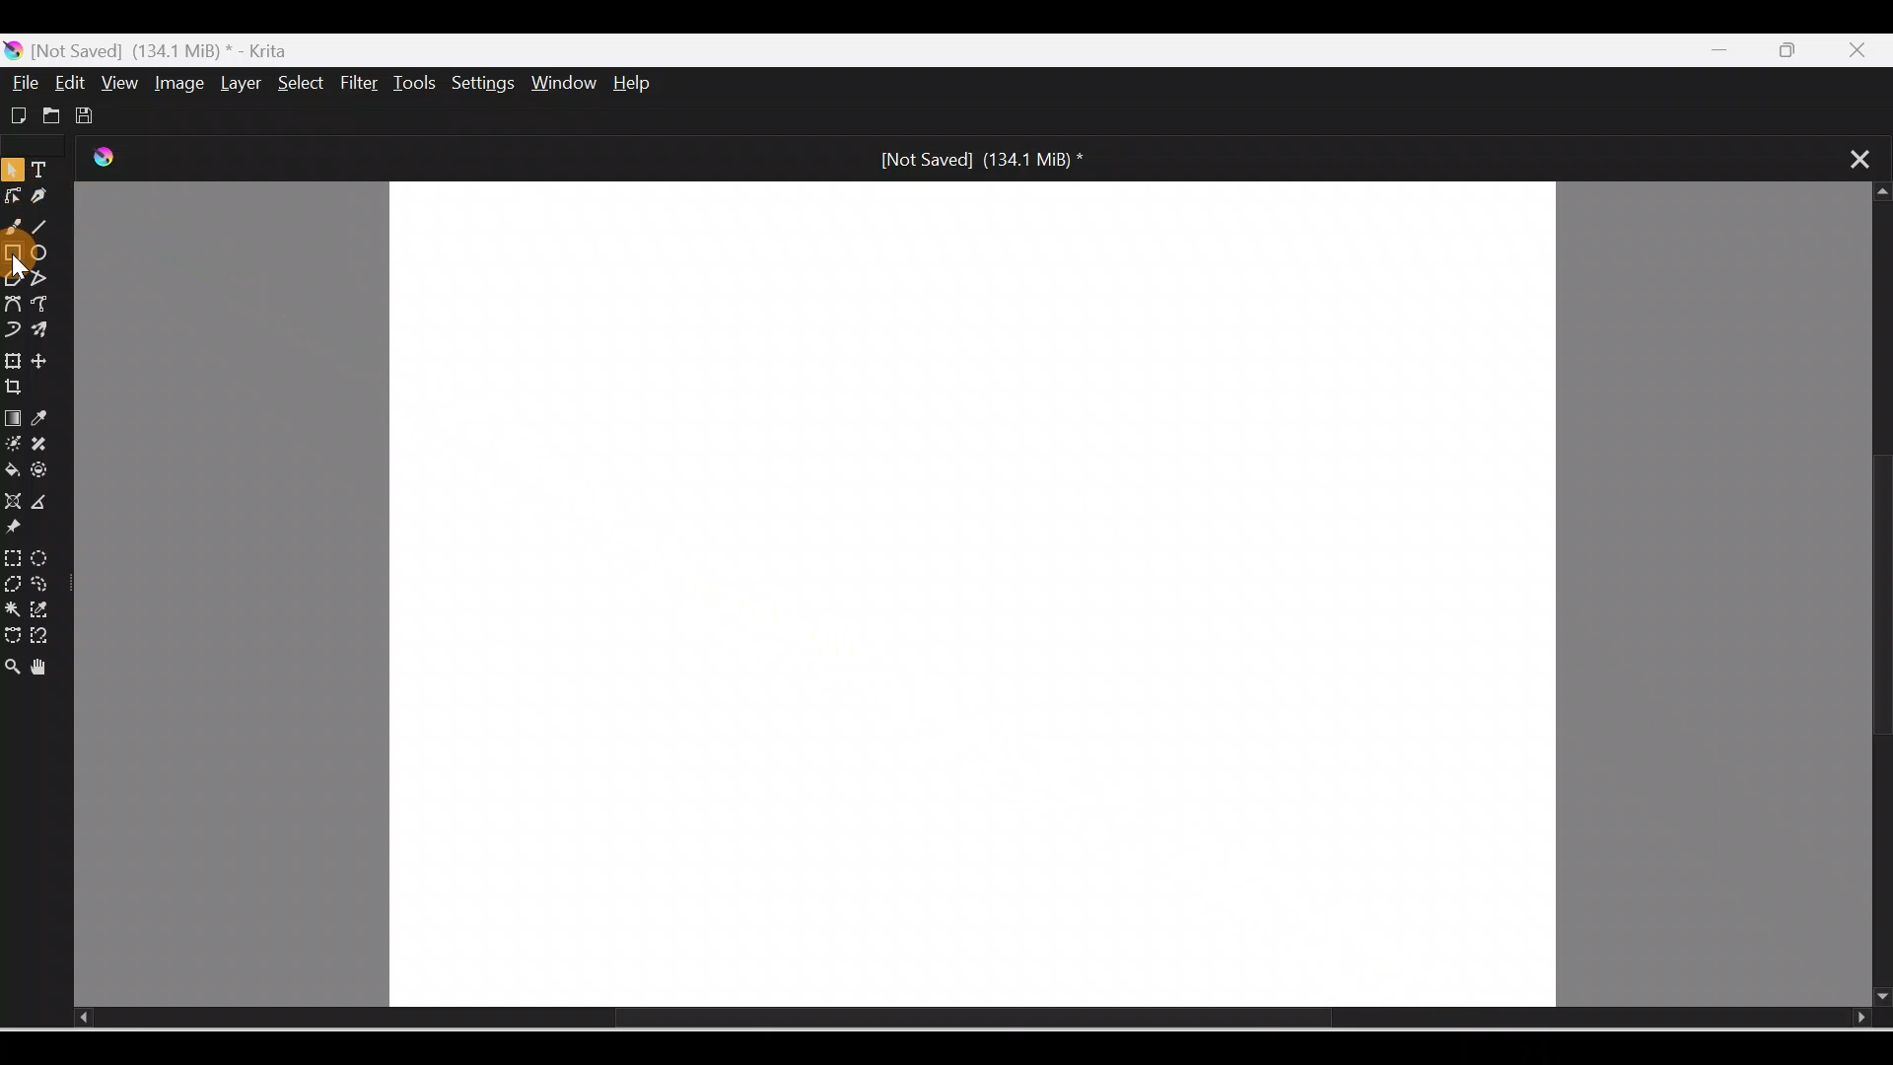  I want to click on Help, so click(649, 85).